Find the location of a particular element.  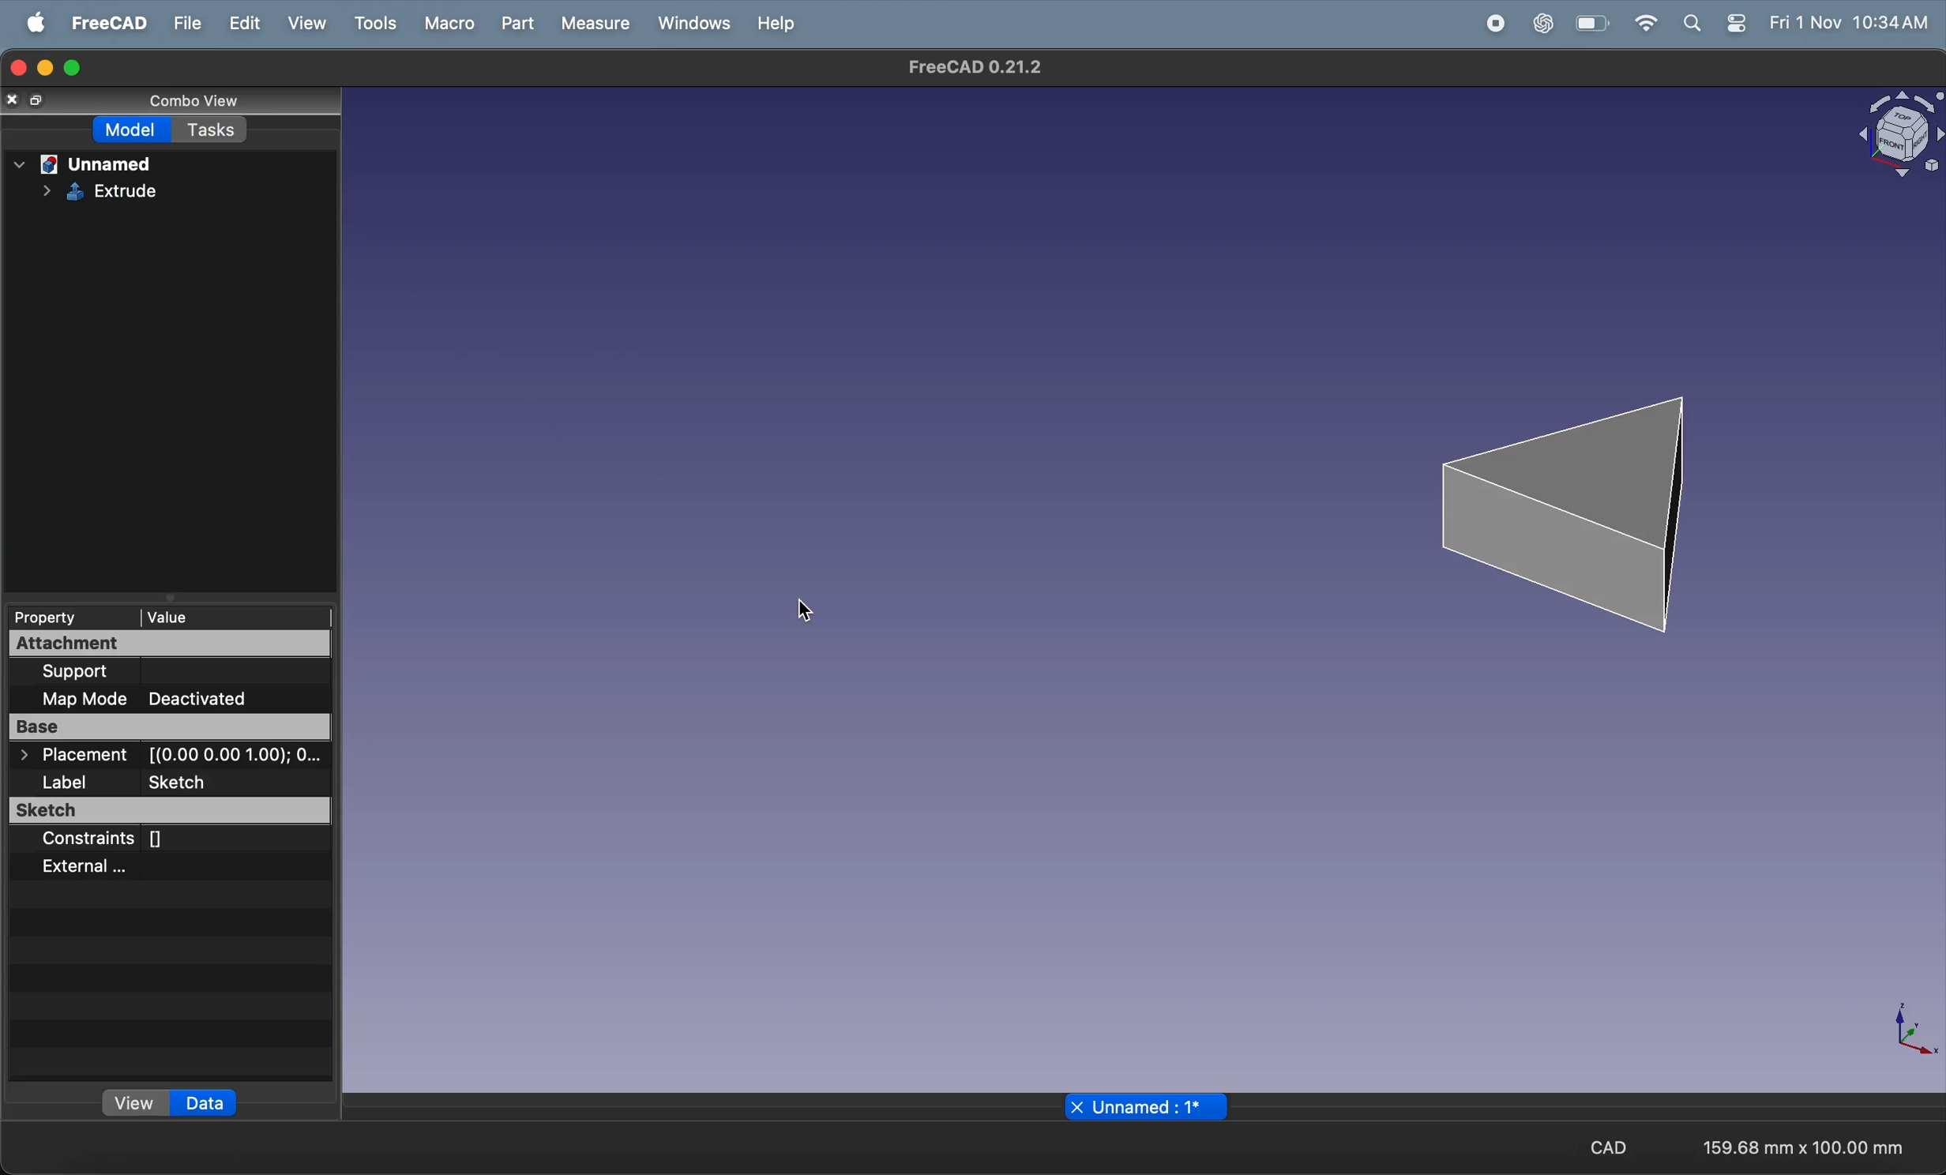

3D triangle is located at coordinates (1576, 505).